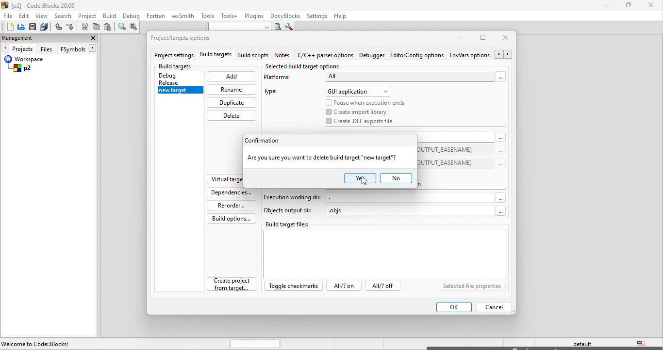 This screenshot has width=663, height=350. What do you see at coordinates (283, 79) in the screenshot?
I see `platforms` at bounding box center [283, 79].